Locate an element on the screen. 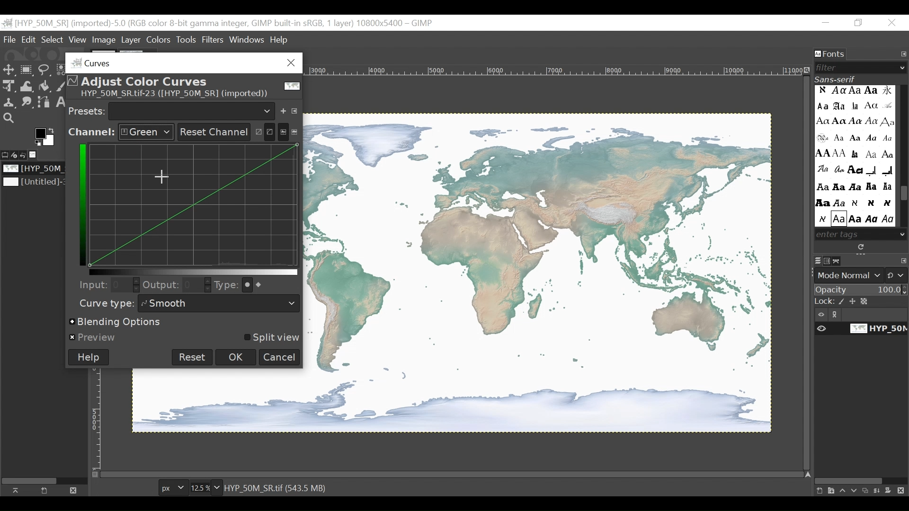 This screenshot has height=511, width=909. Close is located at coordinates (72, 490).